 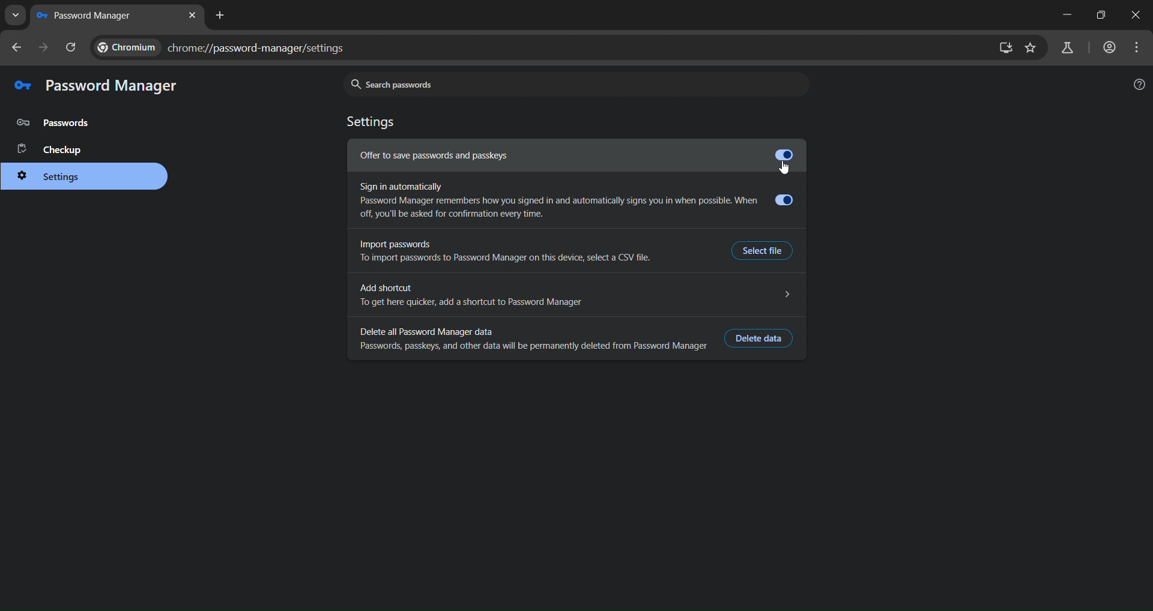 I want to click on help, so click(x=1136, y=83).